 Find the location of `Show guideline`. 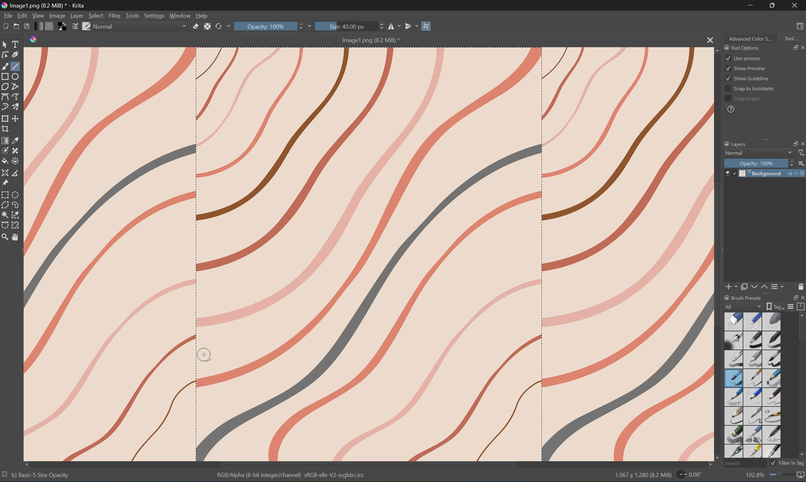

Show guideline is located at coordinates (747, 80).